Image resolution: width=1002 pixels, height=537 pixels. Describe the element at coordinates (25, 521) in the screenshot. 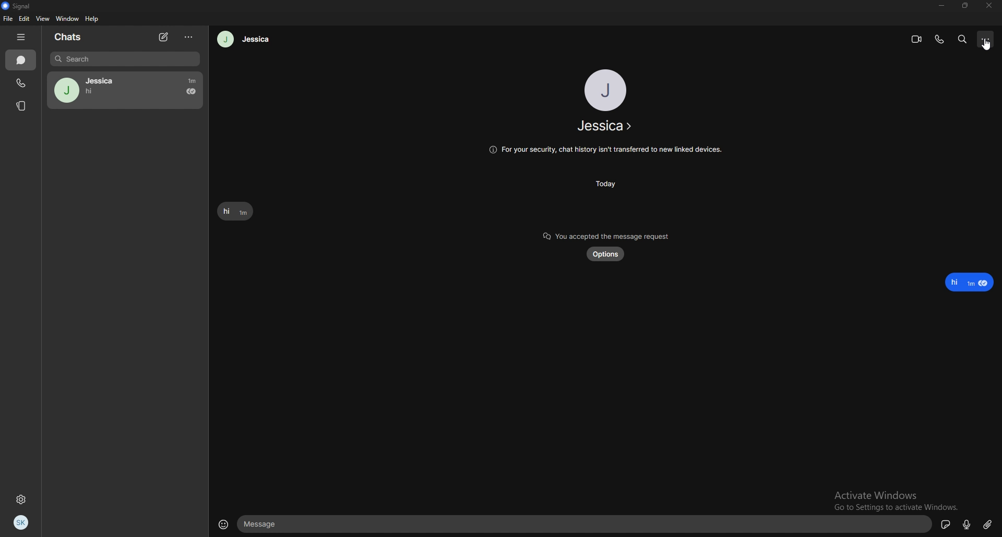

I see `Profile` at that location.